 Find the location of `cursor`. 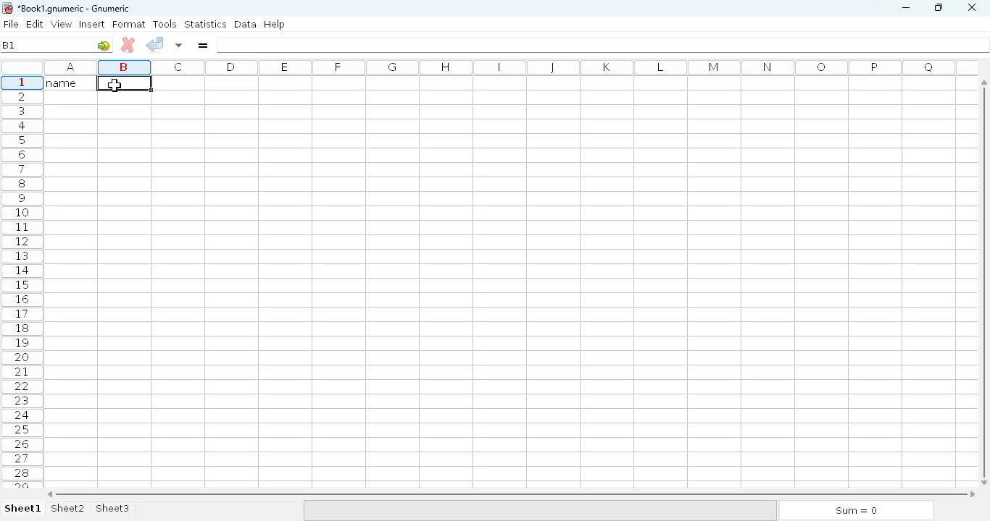

cursor is located at coordinates (115, 85).